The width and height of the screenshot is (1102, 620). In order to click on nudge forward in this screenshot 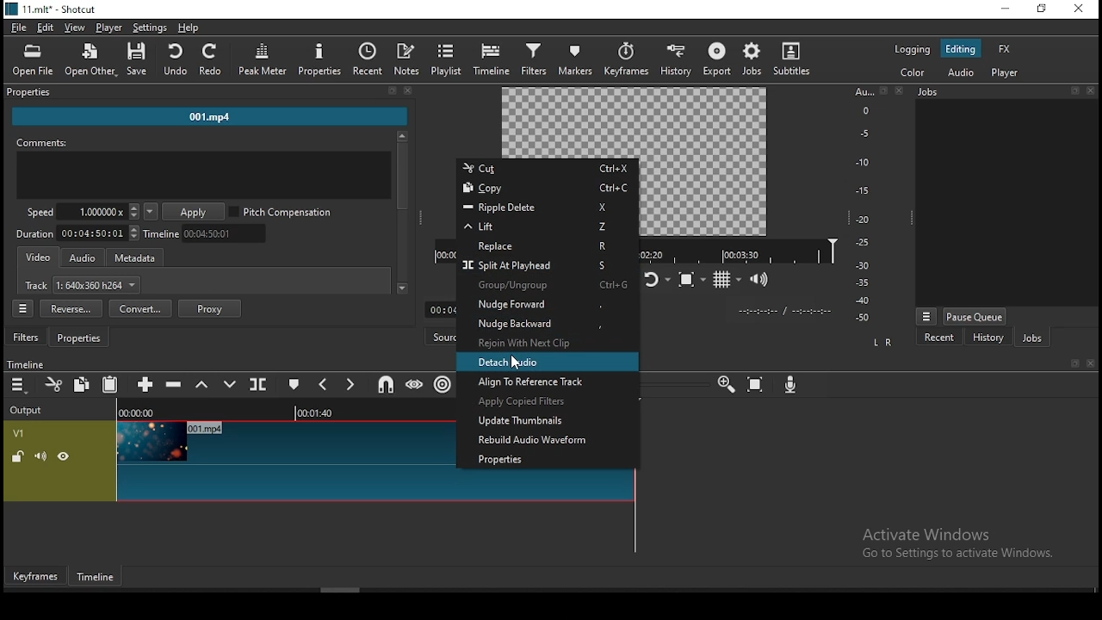, I will do `click(546, 305)`.